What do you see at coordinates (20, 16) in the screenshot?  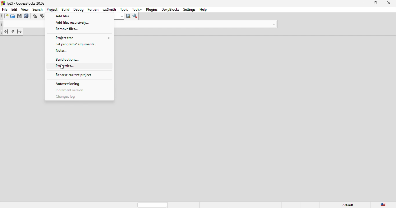 I see `save` at bounding box center [20, 16].